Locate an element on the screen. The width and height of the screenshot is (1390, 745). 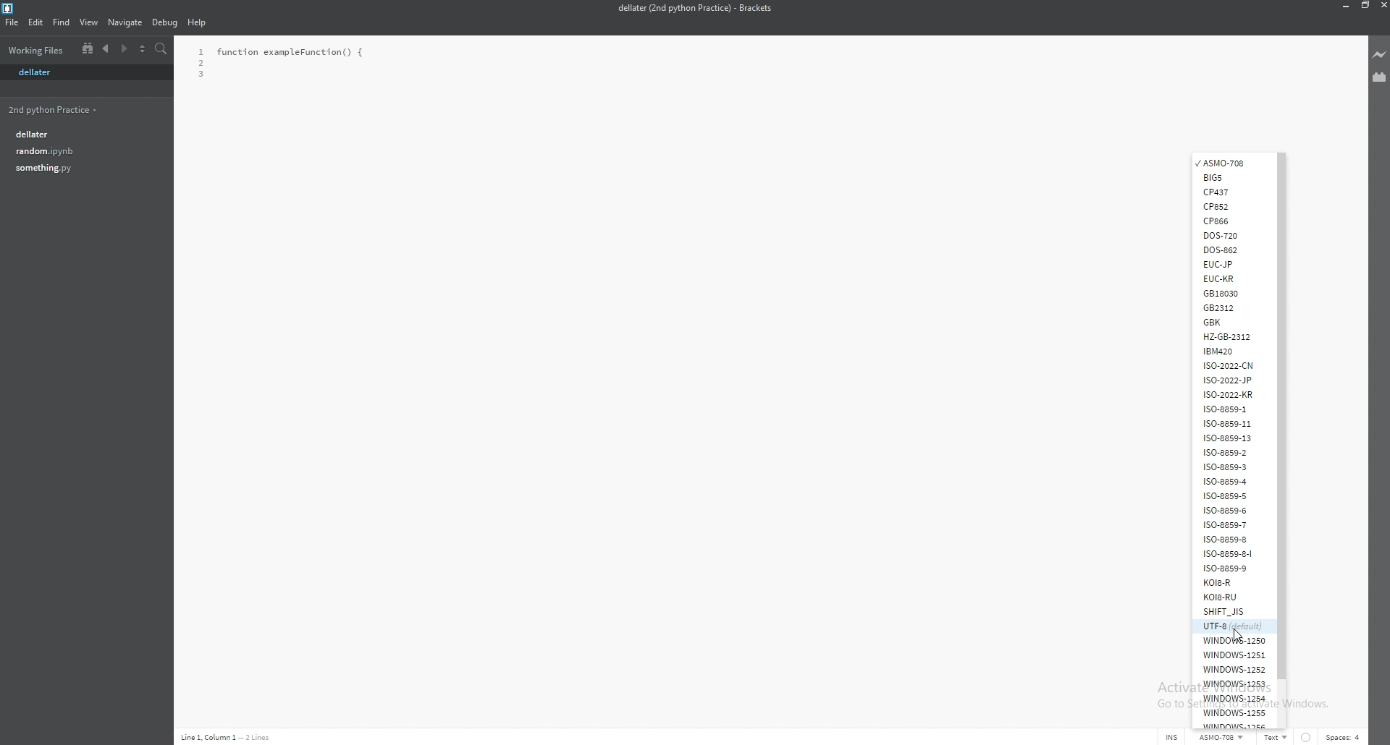
spaces: 4 is located at coordinates (1344, 737).